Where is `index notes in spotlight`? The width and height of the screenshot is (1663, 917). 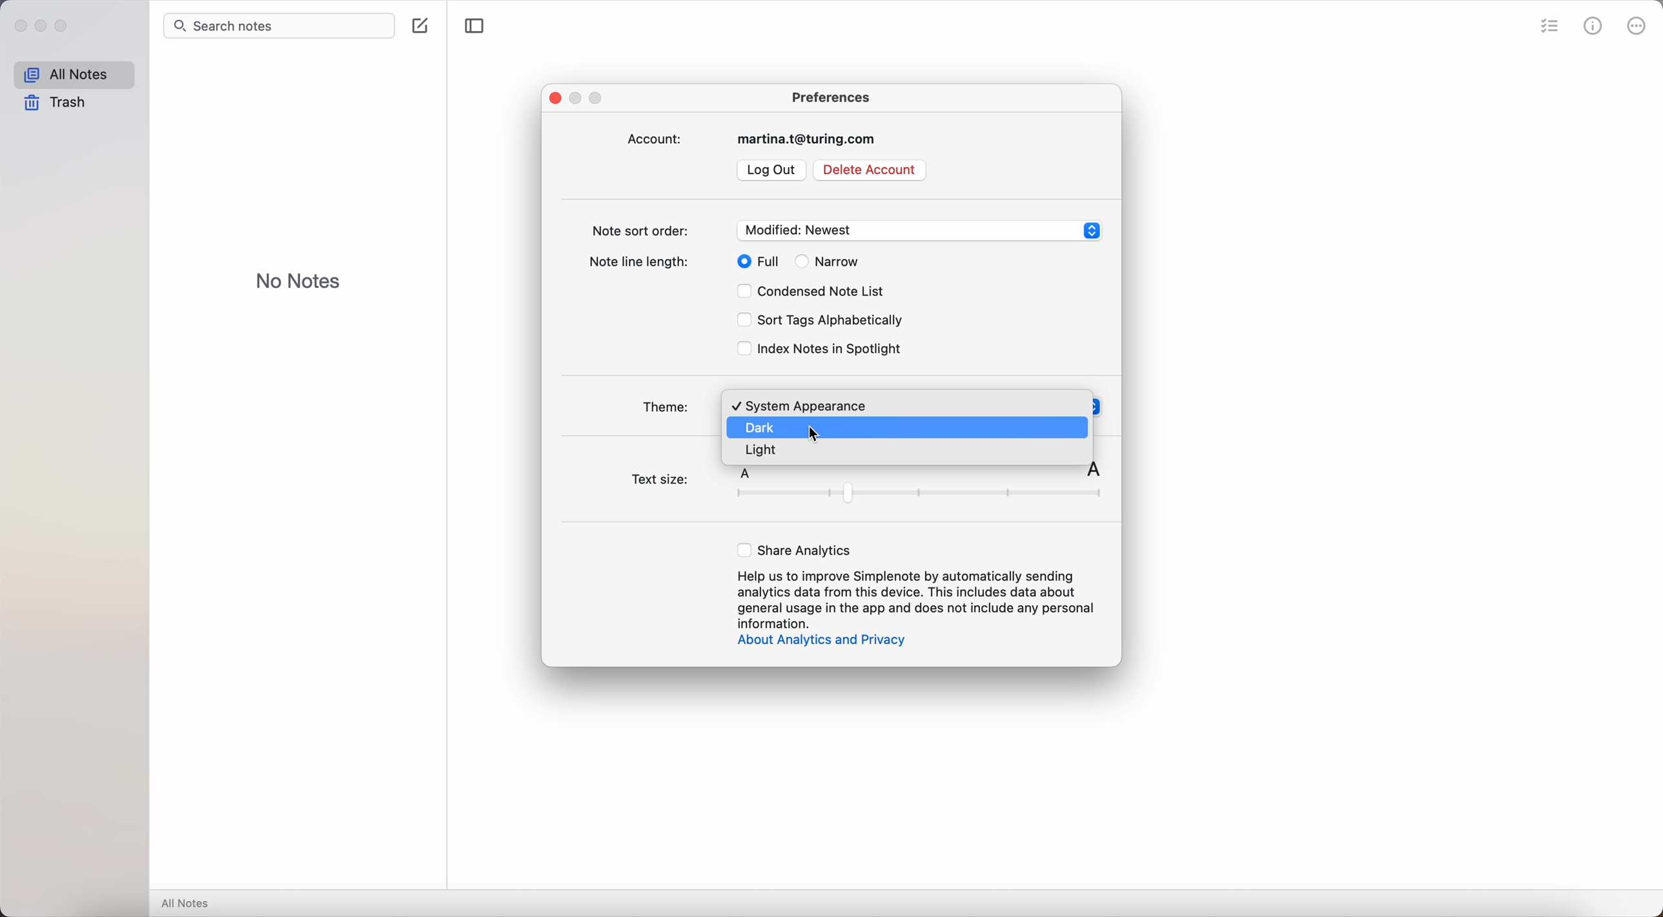
index notes in spotlight is located at coordinates (820, 349).